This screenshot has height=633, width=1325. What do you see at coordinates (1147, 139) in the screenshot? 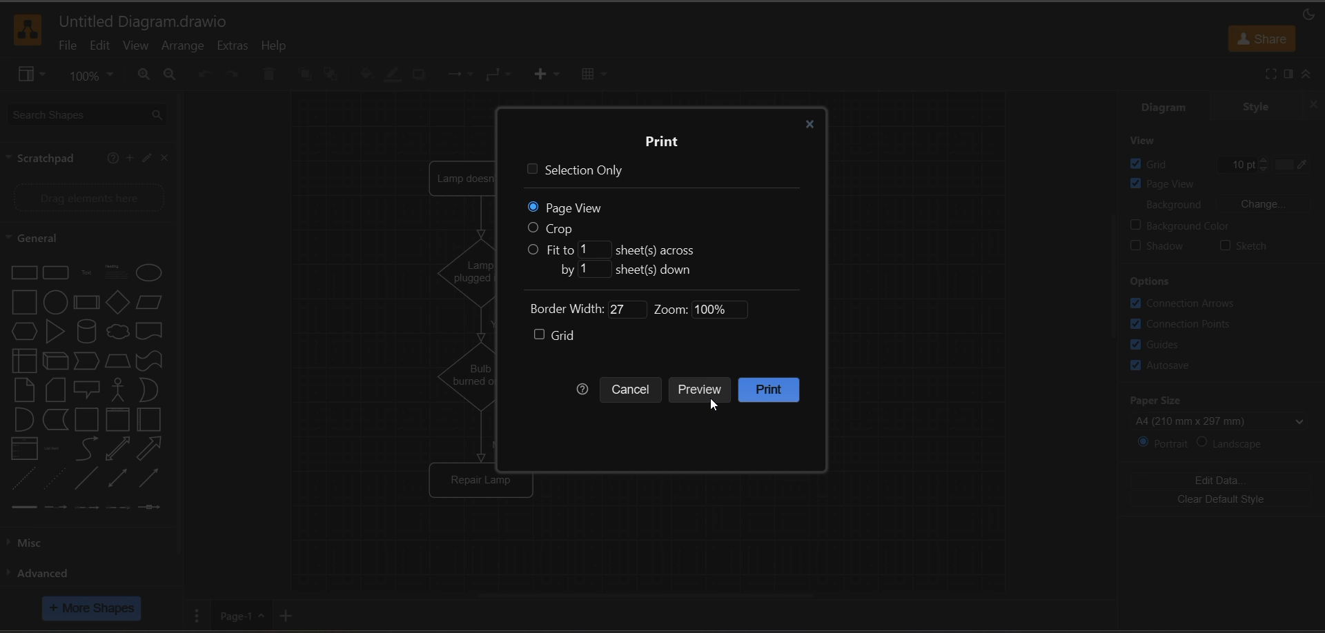
I see `view` at bounding box center [1147, 139].